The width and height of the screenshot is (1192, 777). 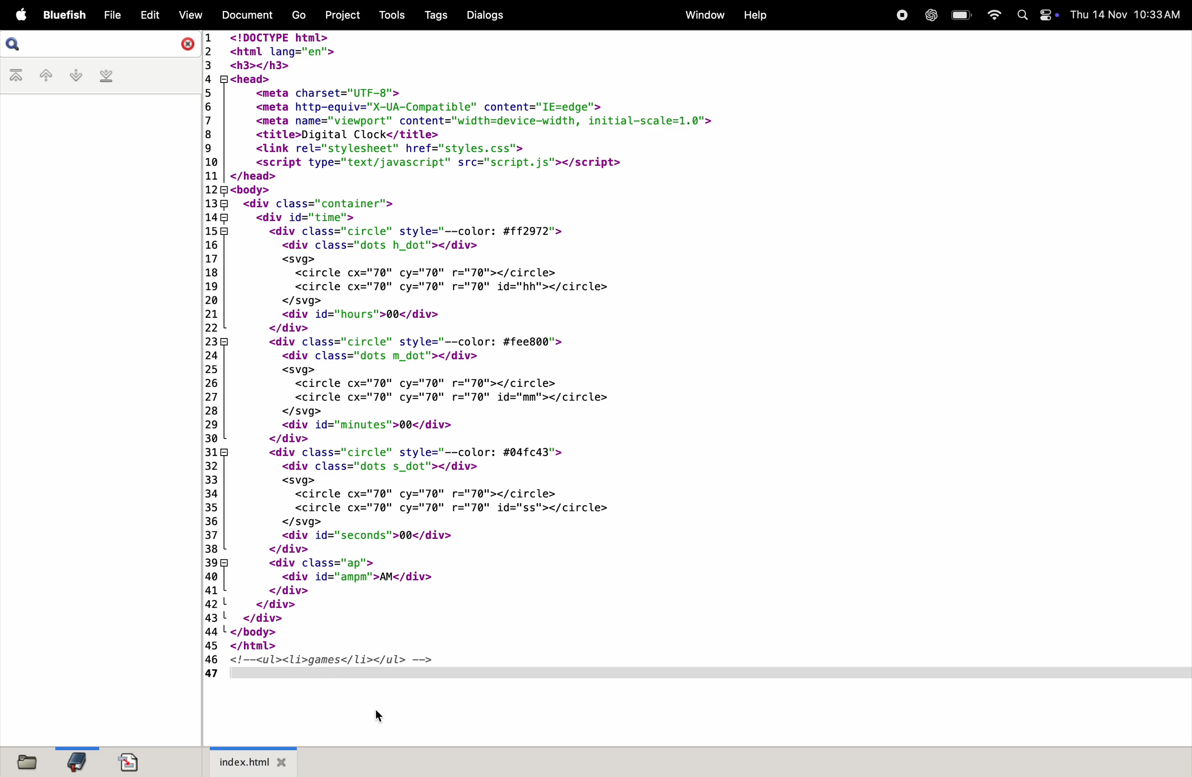 What do you see at coordinates (378, 717) in the screenshot?
I see `Cursor` at bounding box center [378, 717].